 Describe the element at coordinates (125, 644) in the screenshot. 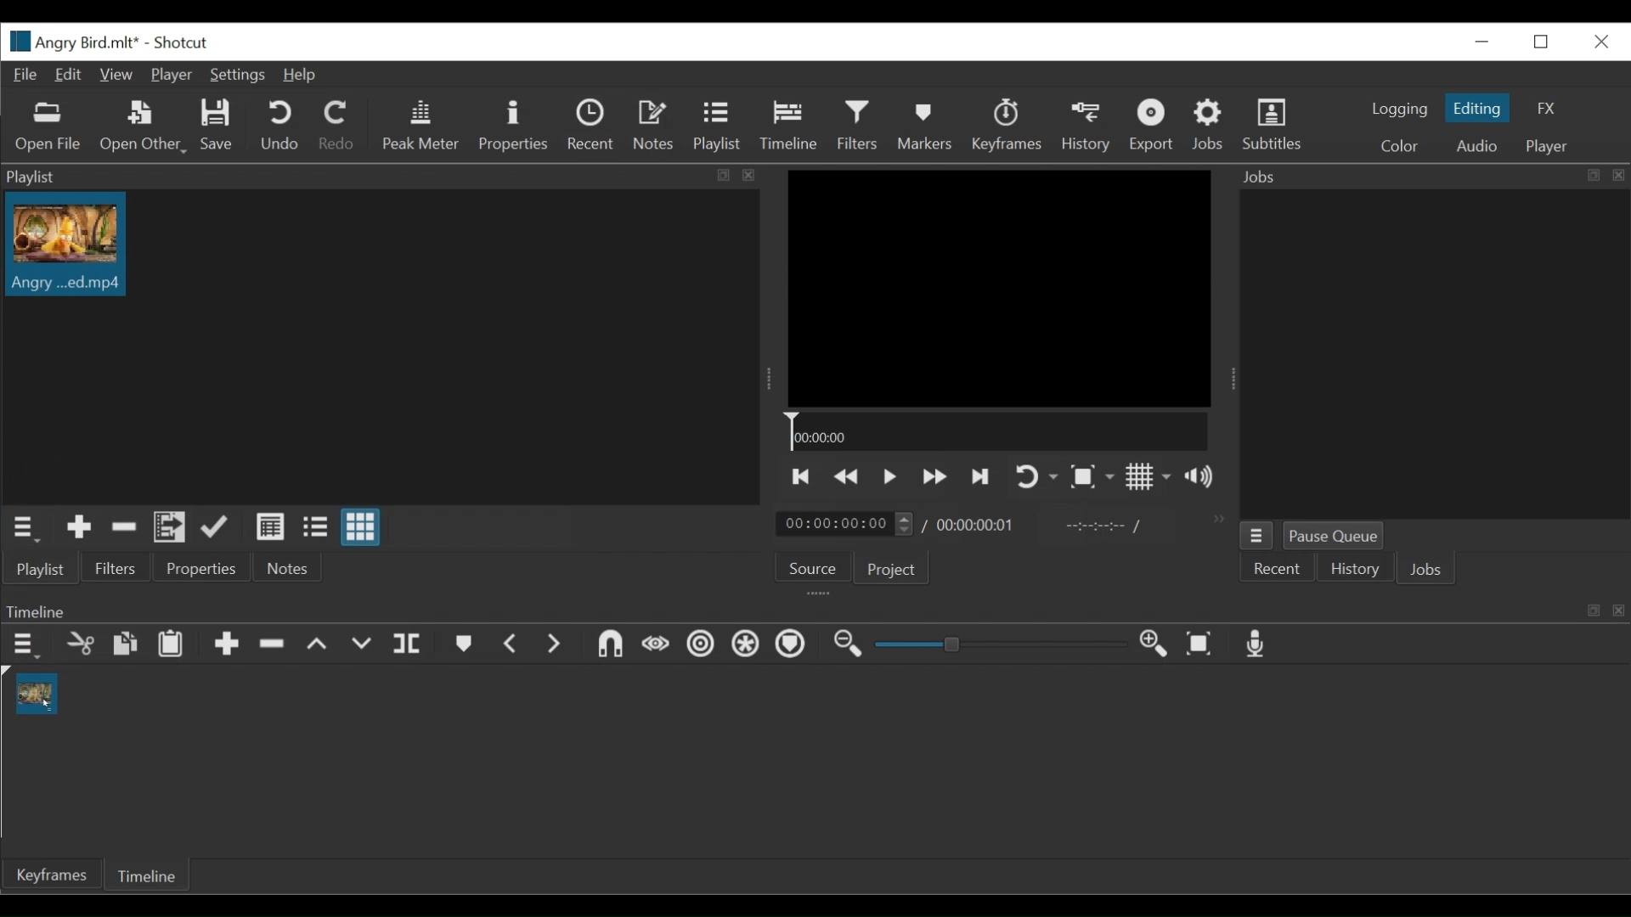

I see `Copy` at that location.